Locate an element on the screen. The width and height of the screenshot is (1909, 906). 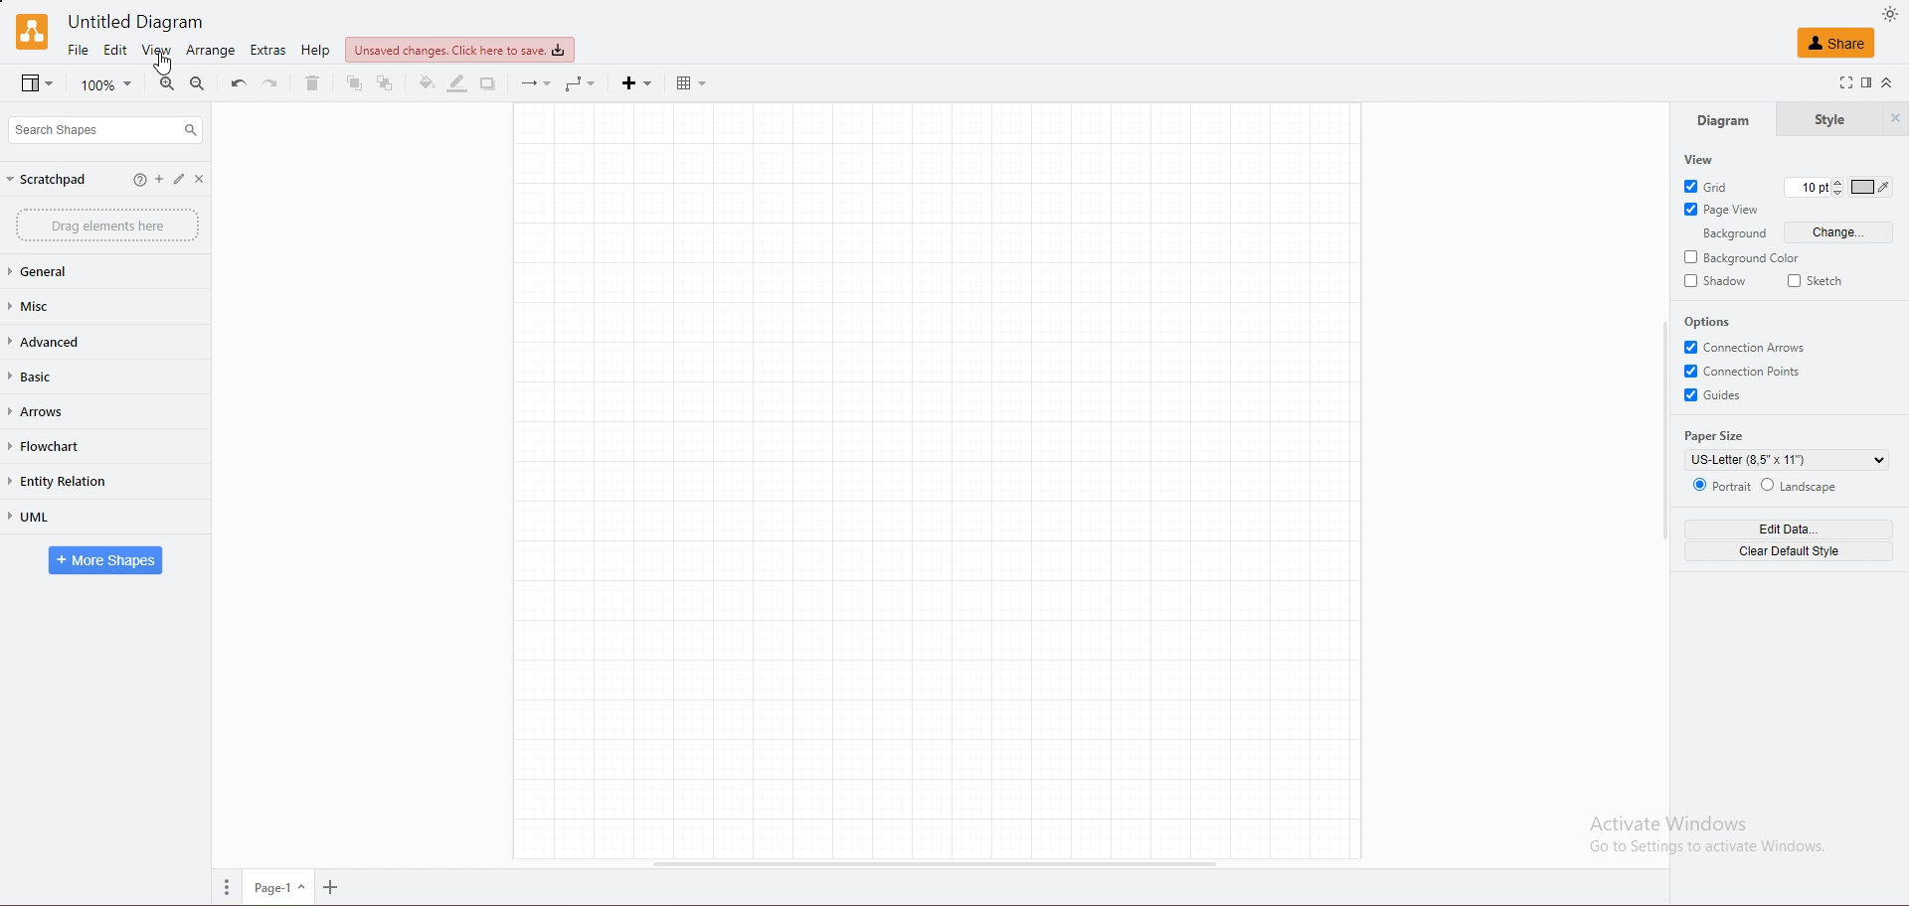
grid is located at coordinates (1714, 185).